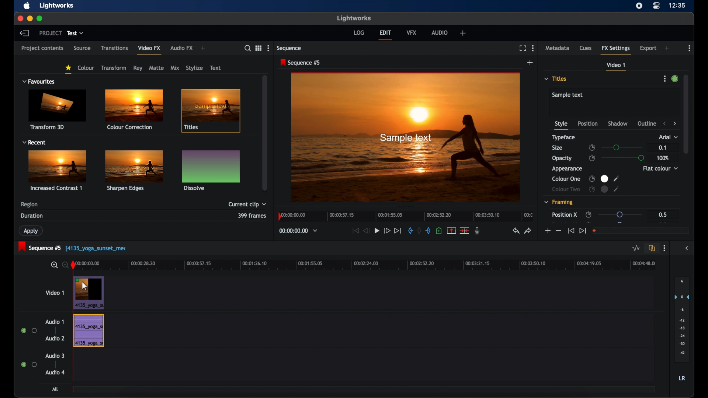 The width and height of the screenshot is (708, 398). I want to click on [[4135_yoga_sunset_mec, so click(98, 248).